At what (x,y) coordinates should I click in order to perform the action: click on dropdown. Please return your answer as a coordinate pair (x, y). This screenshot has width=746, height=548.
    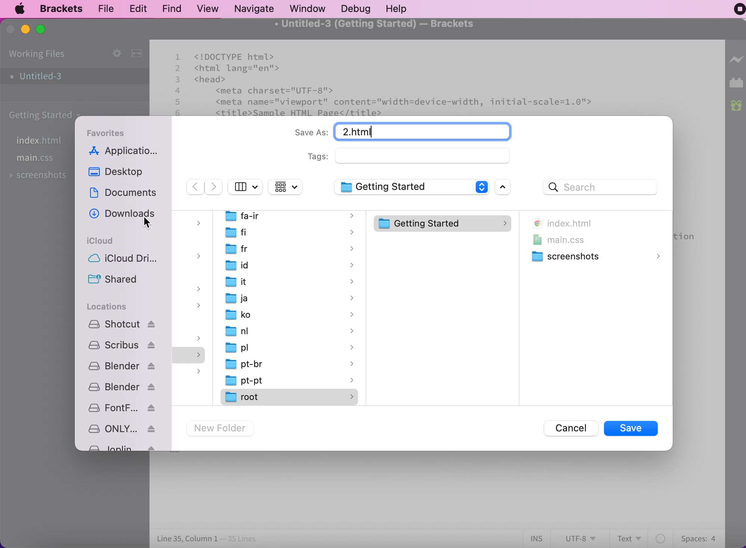
    Looking at the image, I should click on (198, 223).